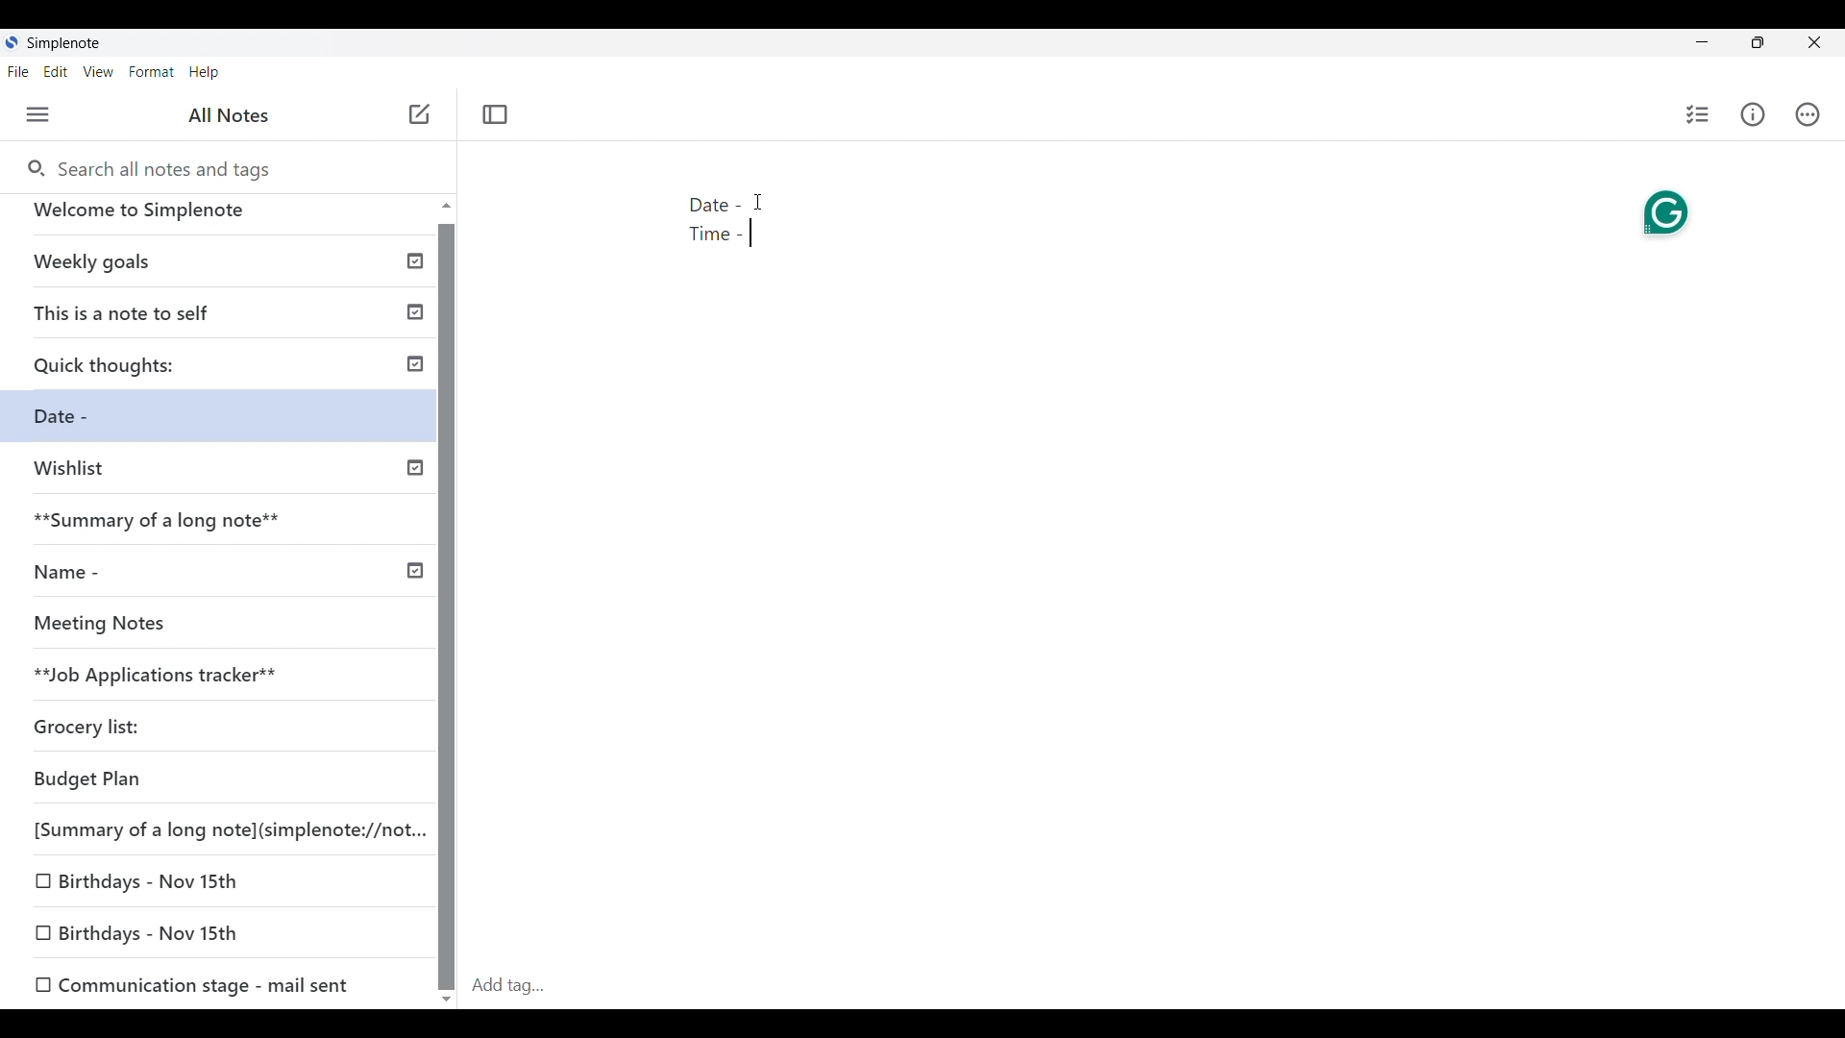  I want to click on Text pasted, so click(723, 222).